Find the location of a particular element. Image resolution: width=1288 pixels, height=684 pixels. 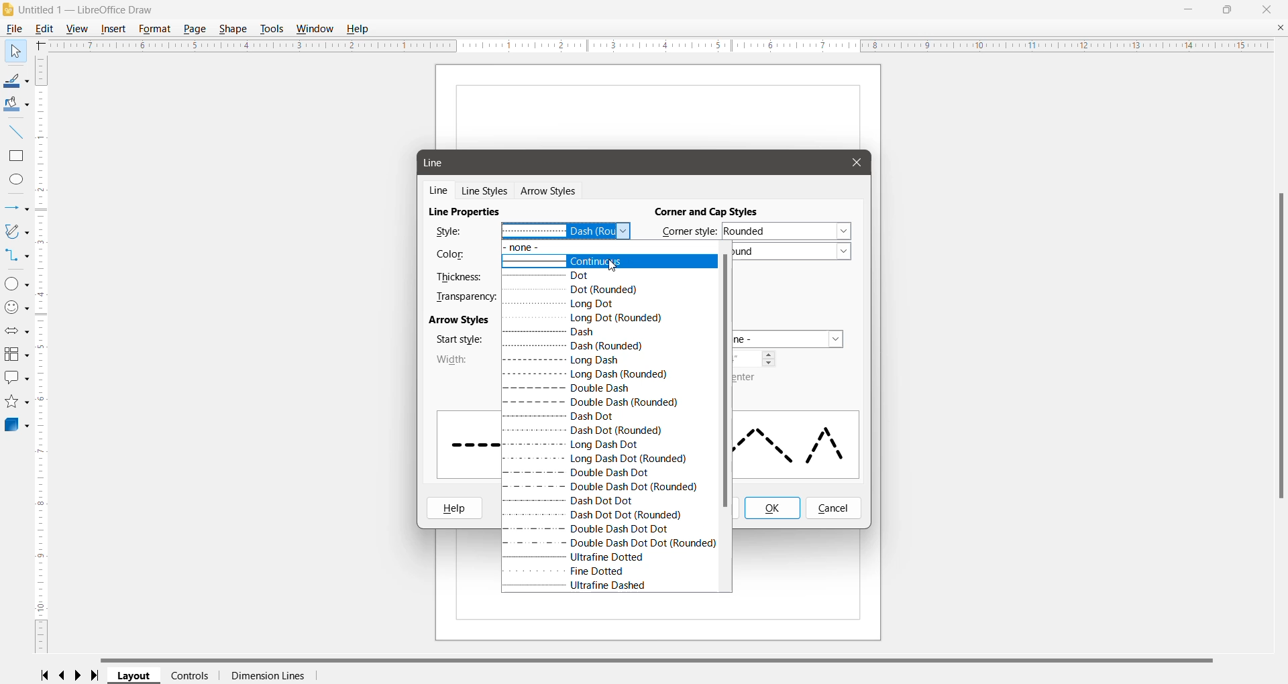

Vertical Scroll Bar is located at coordinates (725, 415).